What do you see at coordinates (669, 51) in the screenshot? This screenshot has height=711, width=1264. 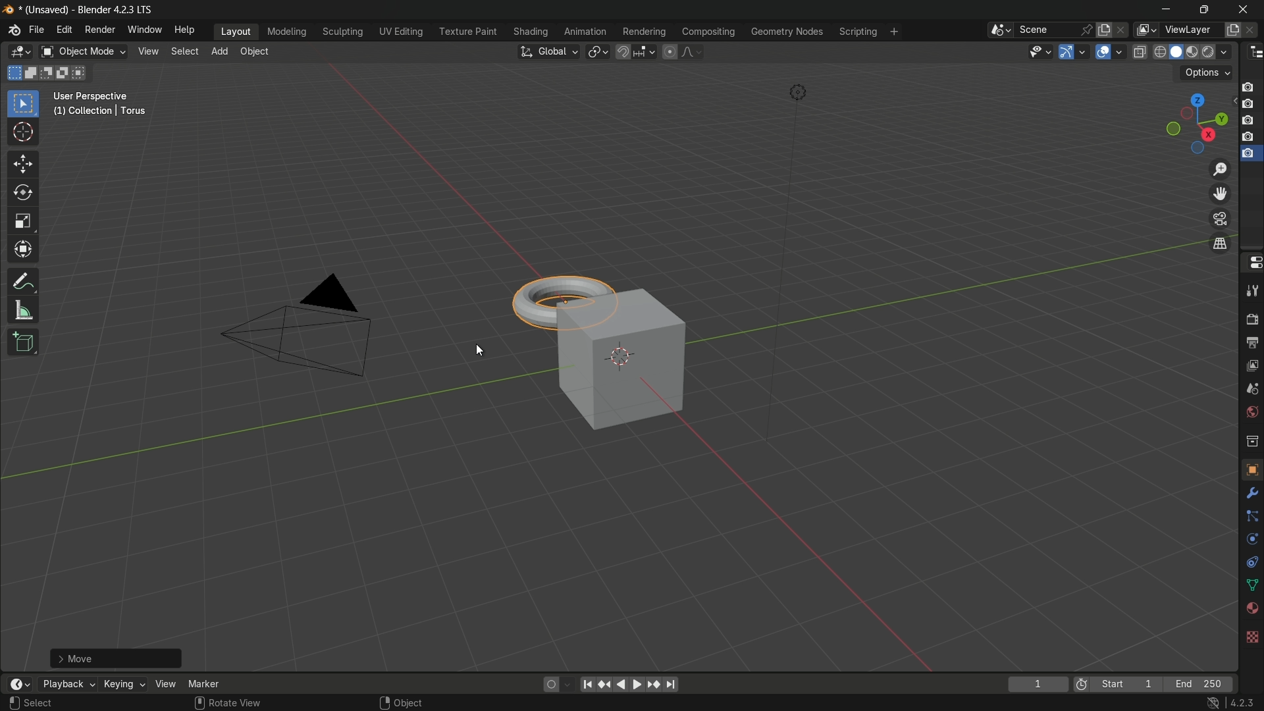 I see `proportional editing object` at bounding box center [669, 51].